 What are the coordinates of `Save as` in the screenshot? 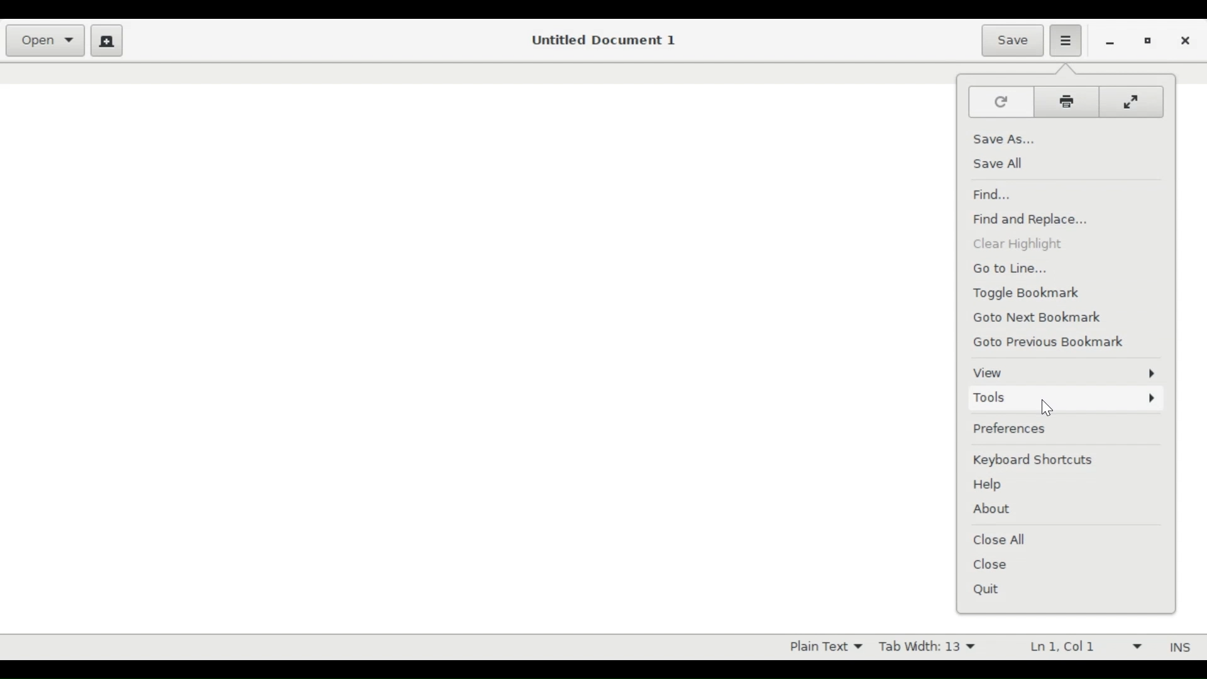 It's located at (1004, 138).